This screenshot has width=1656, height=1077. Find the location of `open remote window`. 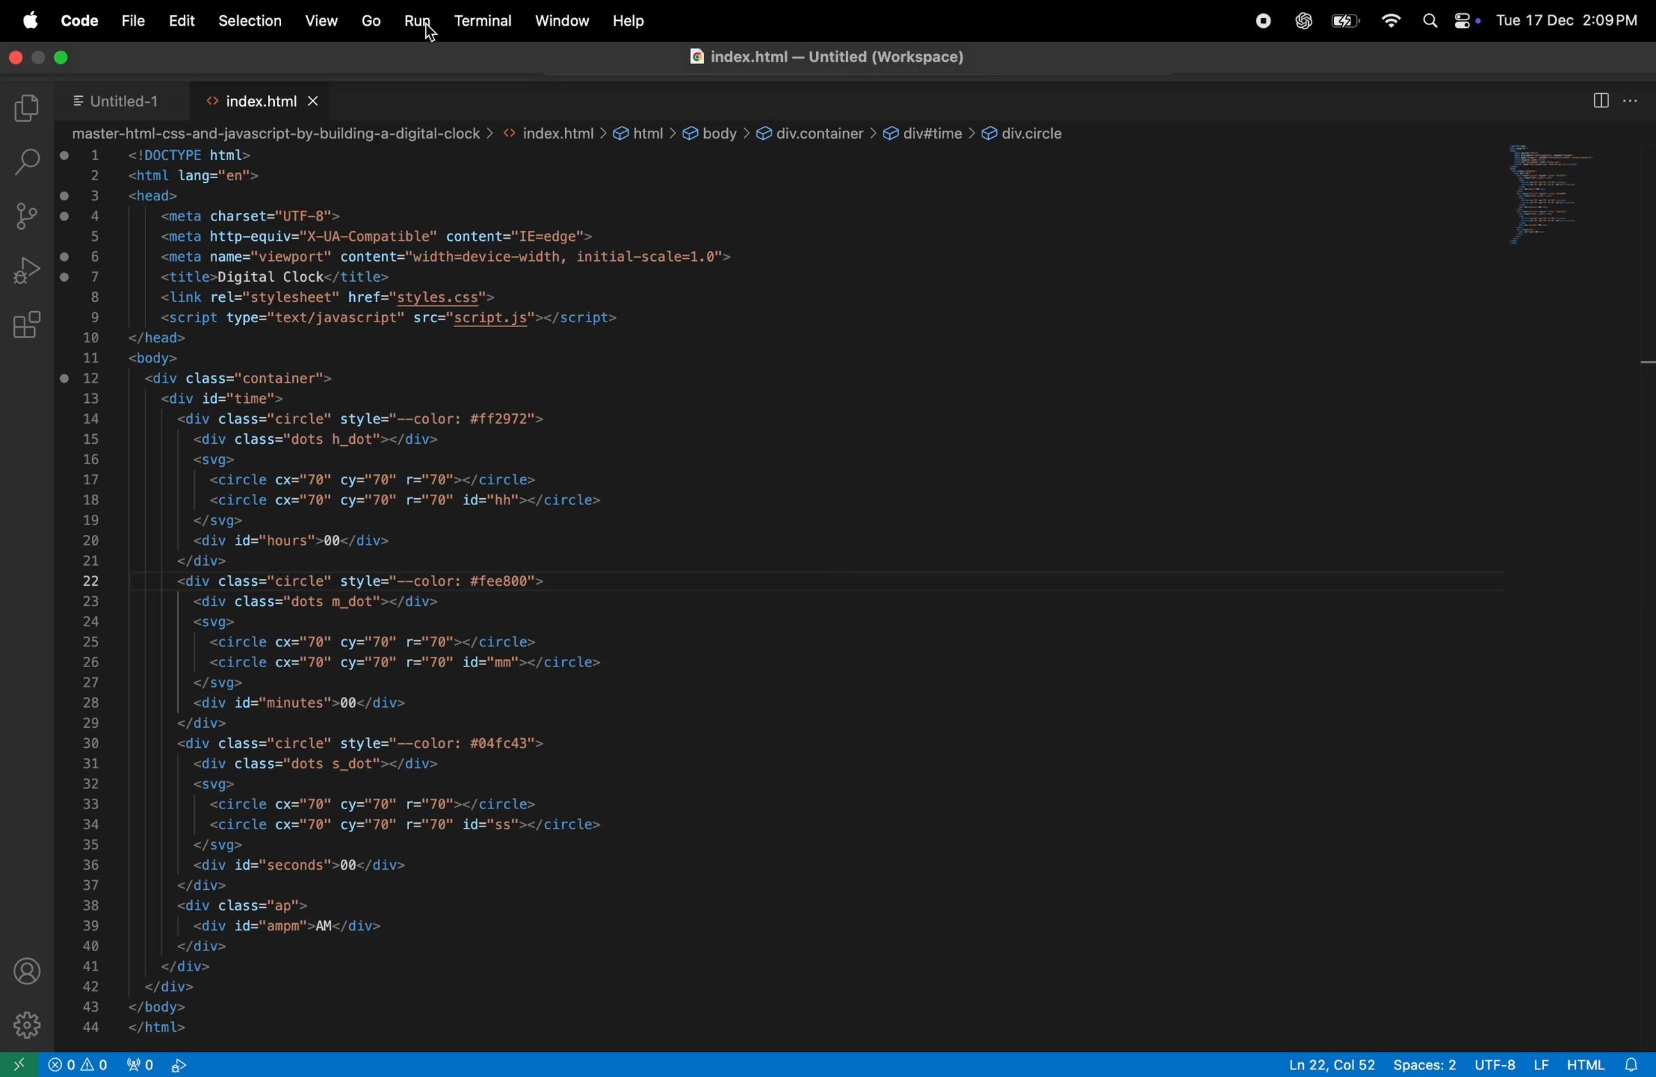

open remote window is located at coordinates (19, 1062).